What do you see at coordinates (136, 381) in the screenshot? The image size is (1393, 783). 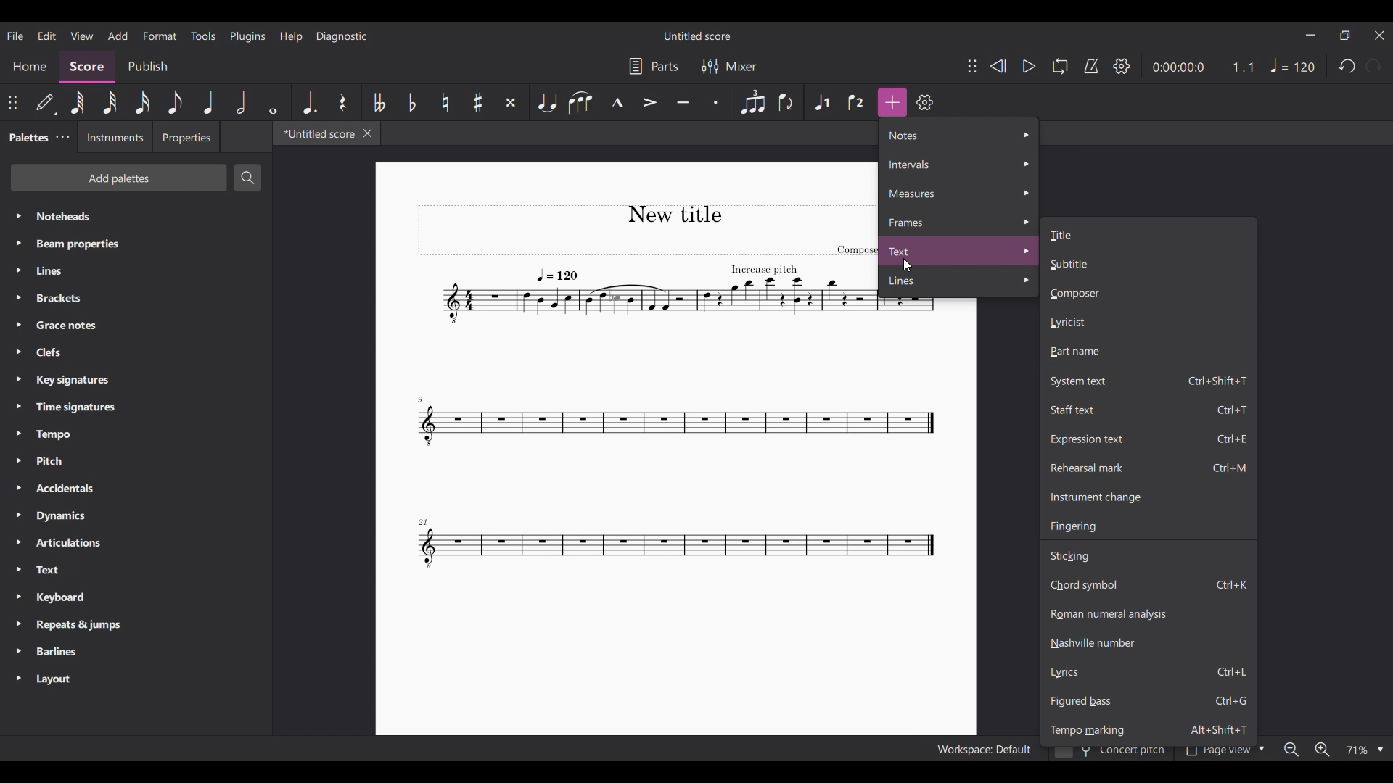 I see `Key signatures` at bounding box center [136, 381].